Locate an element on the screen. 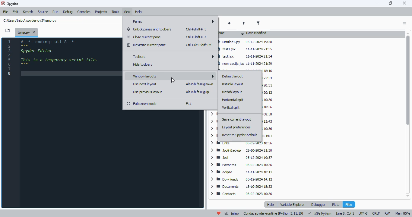 The image size is (412, 217). run is located at coordinates (56, 12).